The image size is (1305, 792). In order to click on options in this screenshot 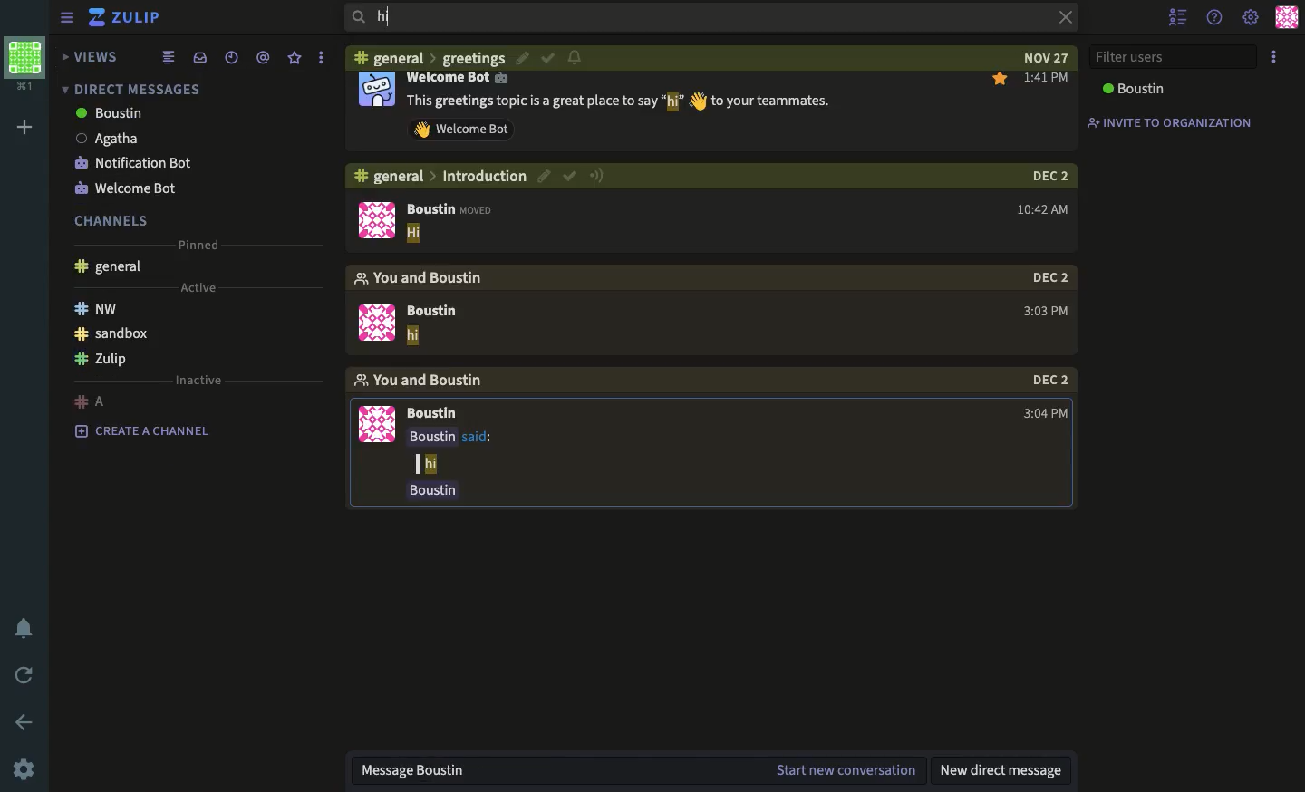, I will do `click(321, 58)`.